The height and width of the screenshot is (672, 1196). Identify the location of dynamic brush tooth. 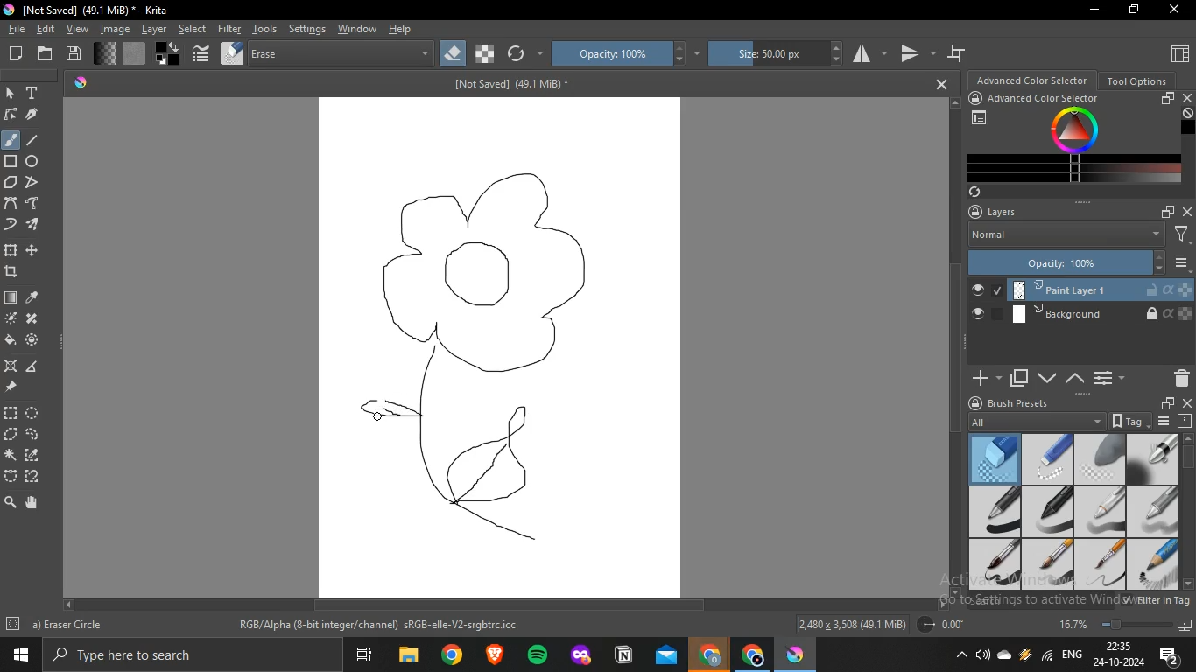
(11, 226).